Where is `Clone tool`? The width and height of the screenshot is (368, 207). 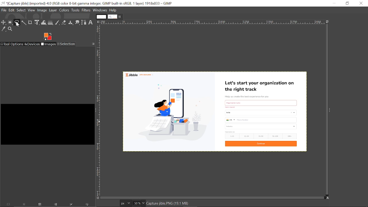
Clone tool is located at coordinates (71, 22).